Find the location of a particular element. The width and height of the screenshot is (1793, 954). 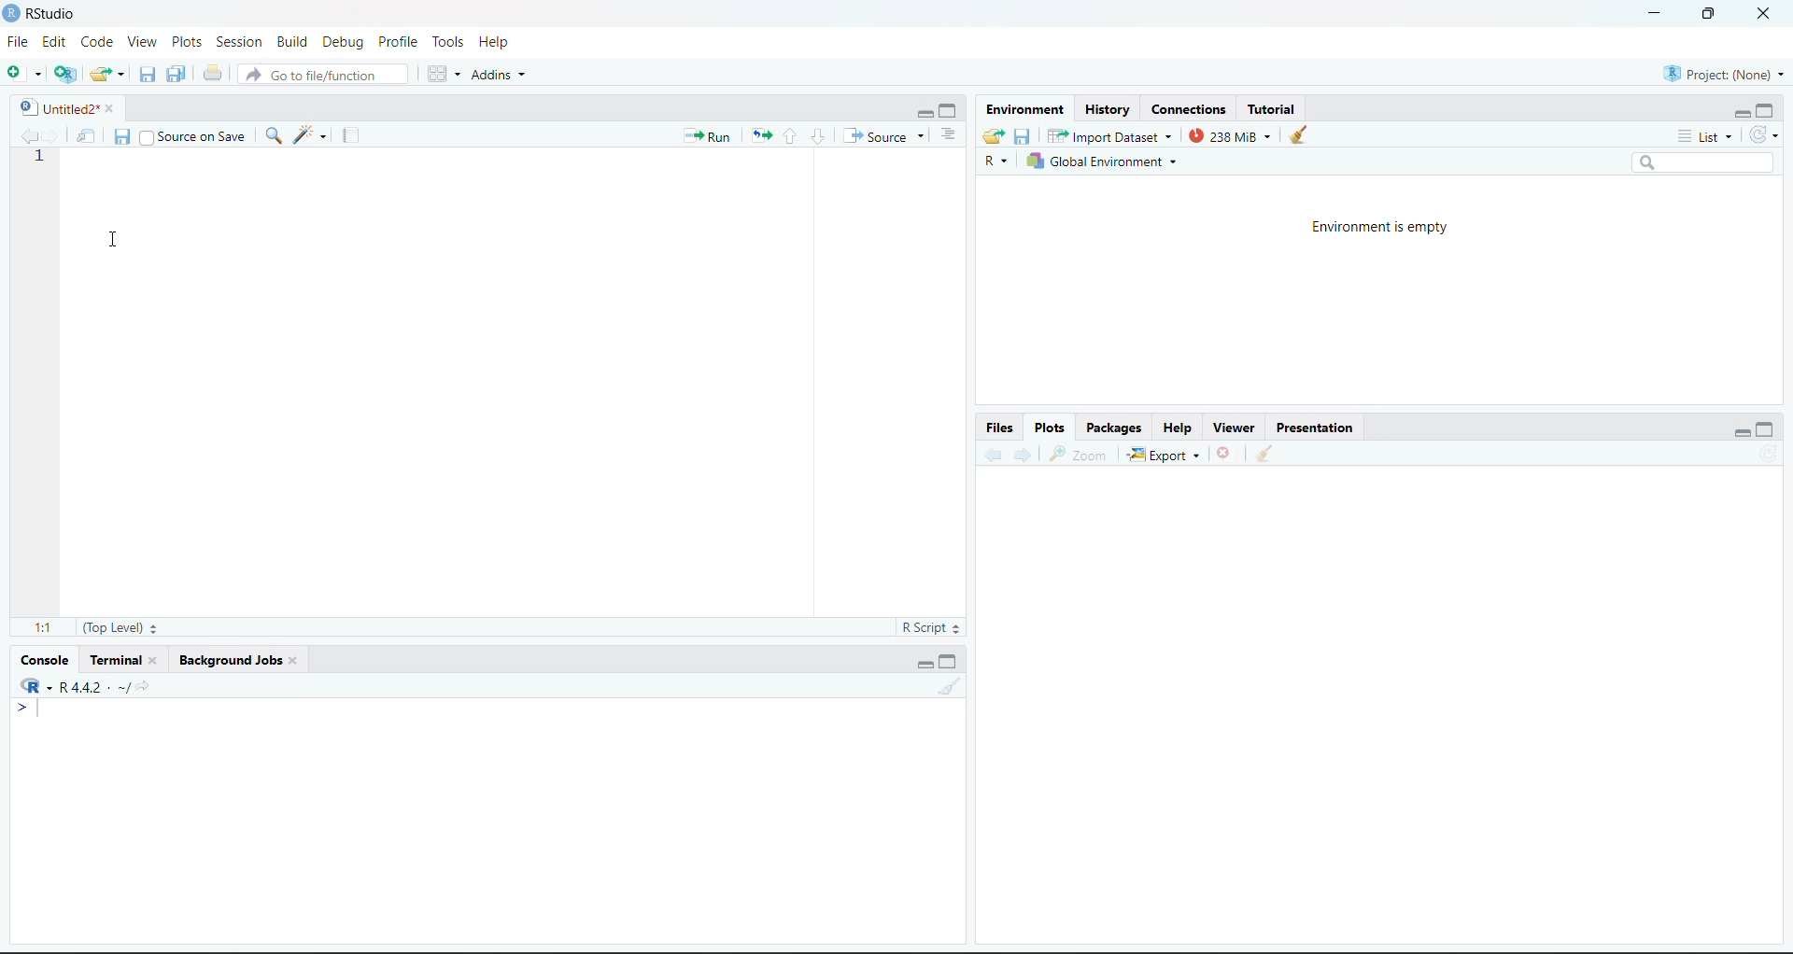

refresh is located at coordinates (1771, 453).